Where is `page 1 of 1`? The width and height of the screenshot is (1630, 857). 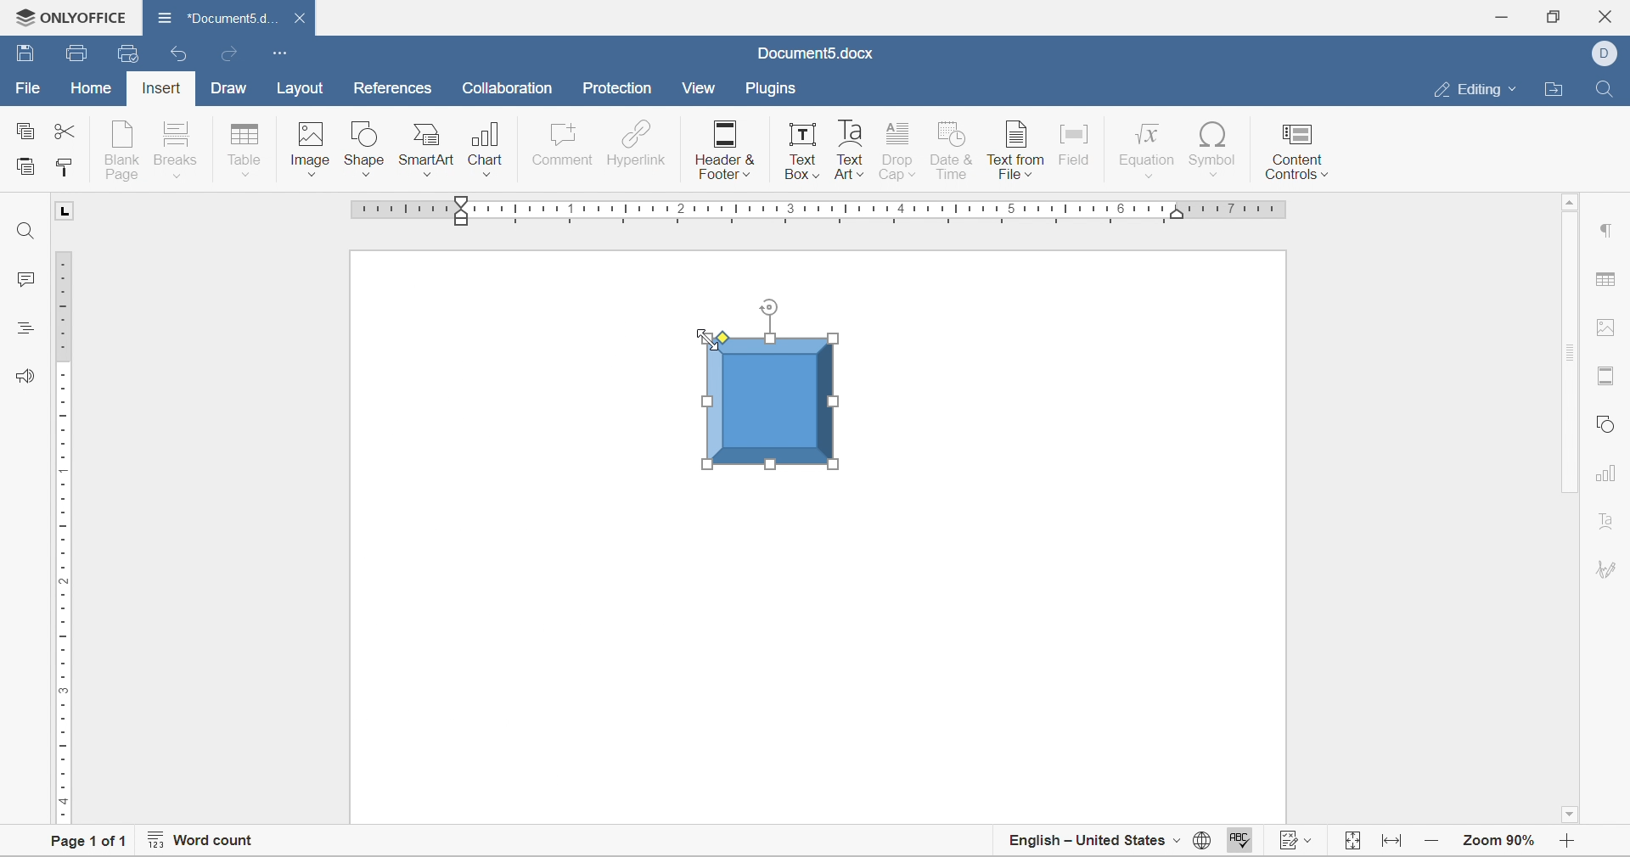 page 1 of 1 is located at coordinates (84, 843).